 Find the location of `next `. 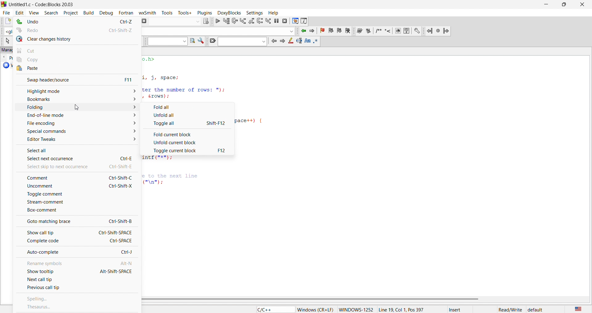

next  is located at coordinates (282, 41).